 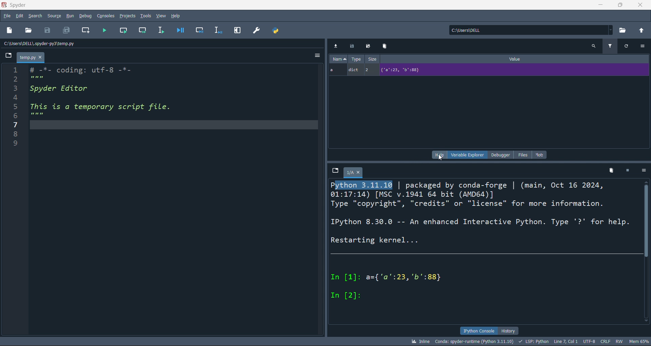 I want to click on vertical scroll bar, so click(x=647, y=220).